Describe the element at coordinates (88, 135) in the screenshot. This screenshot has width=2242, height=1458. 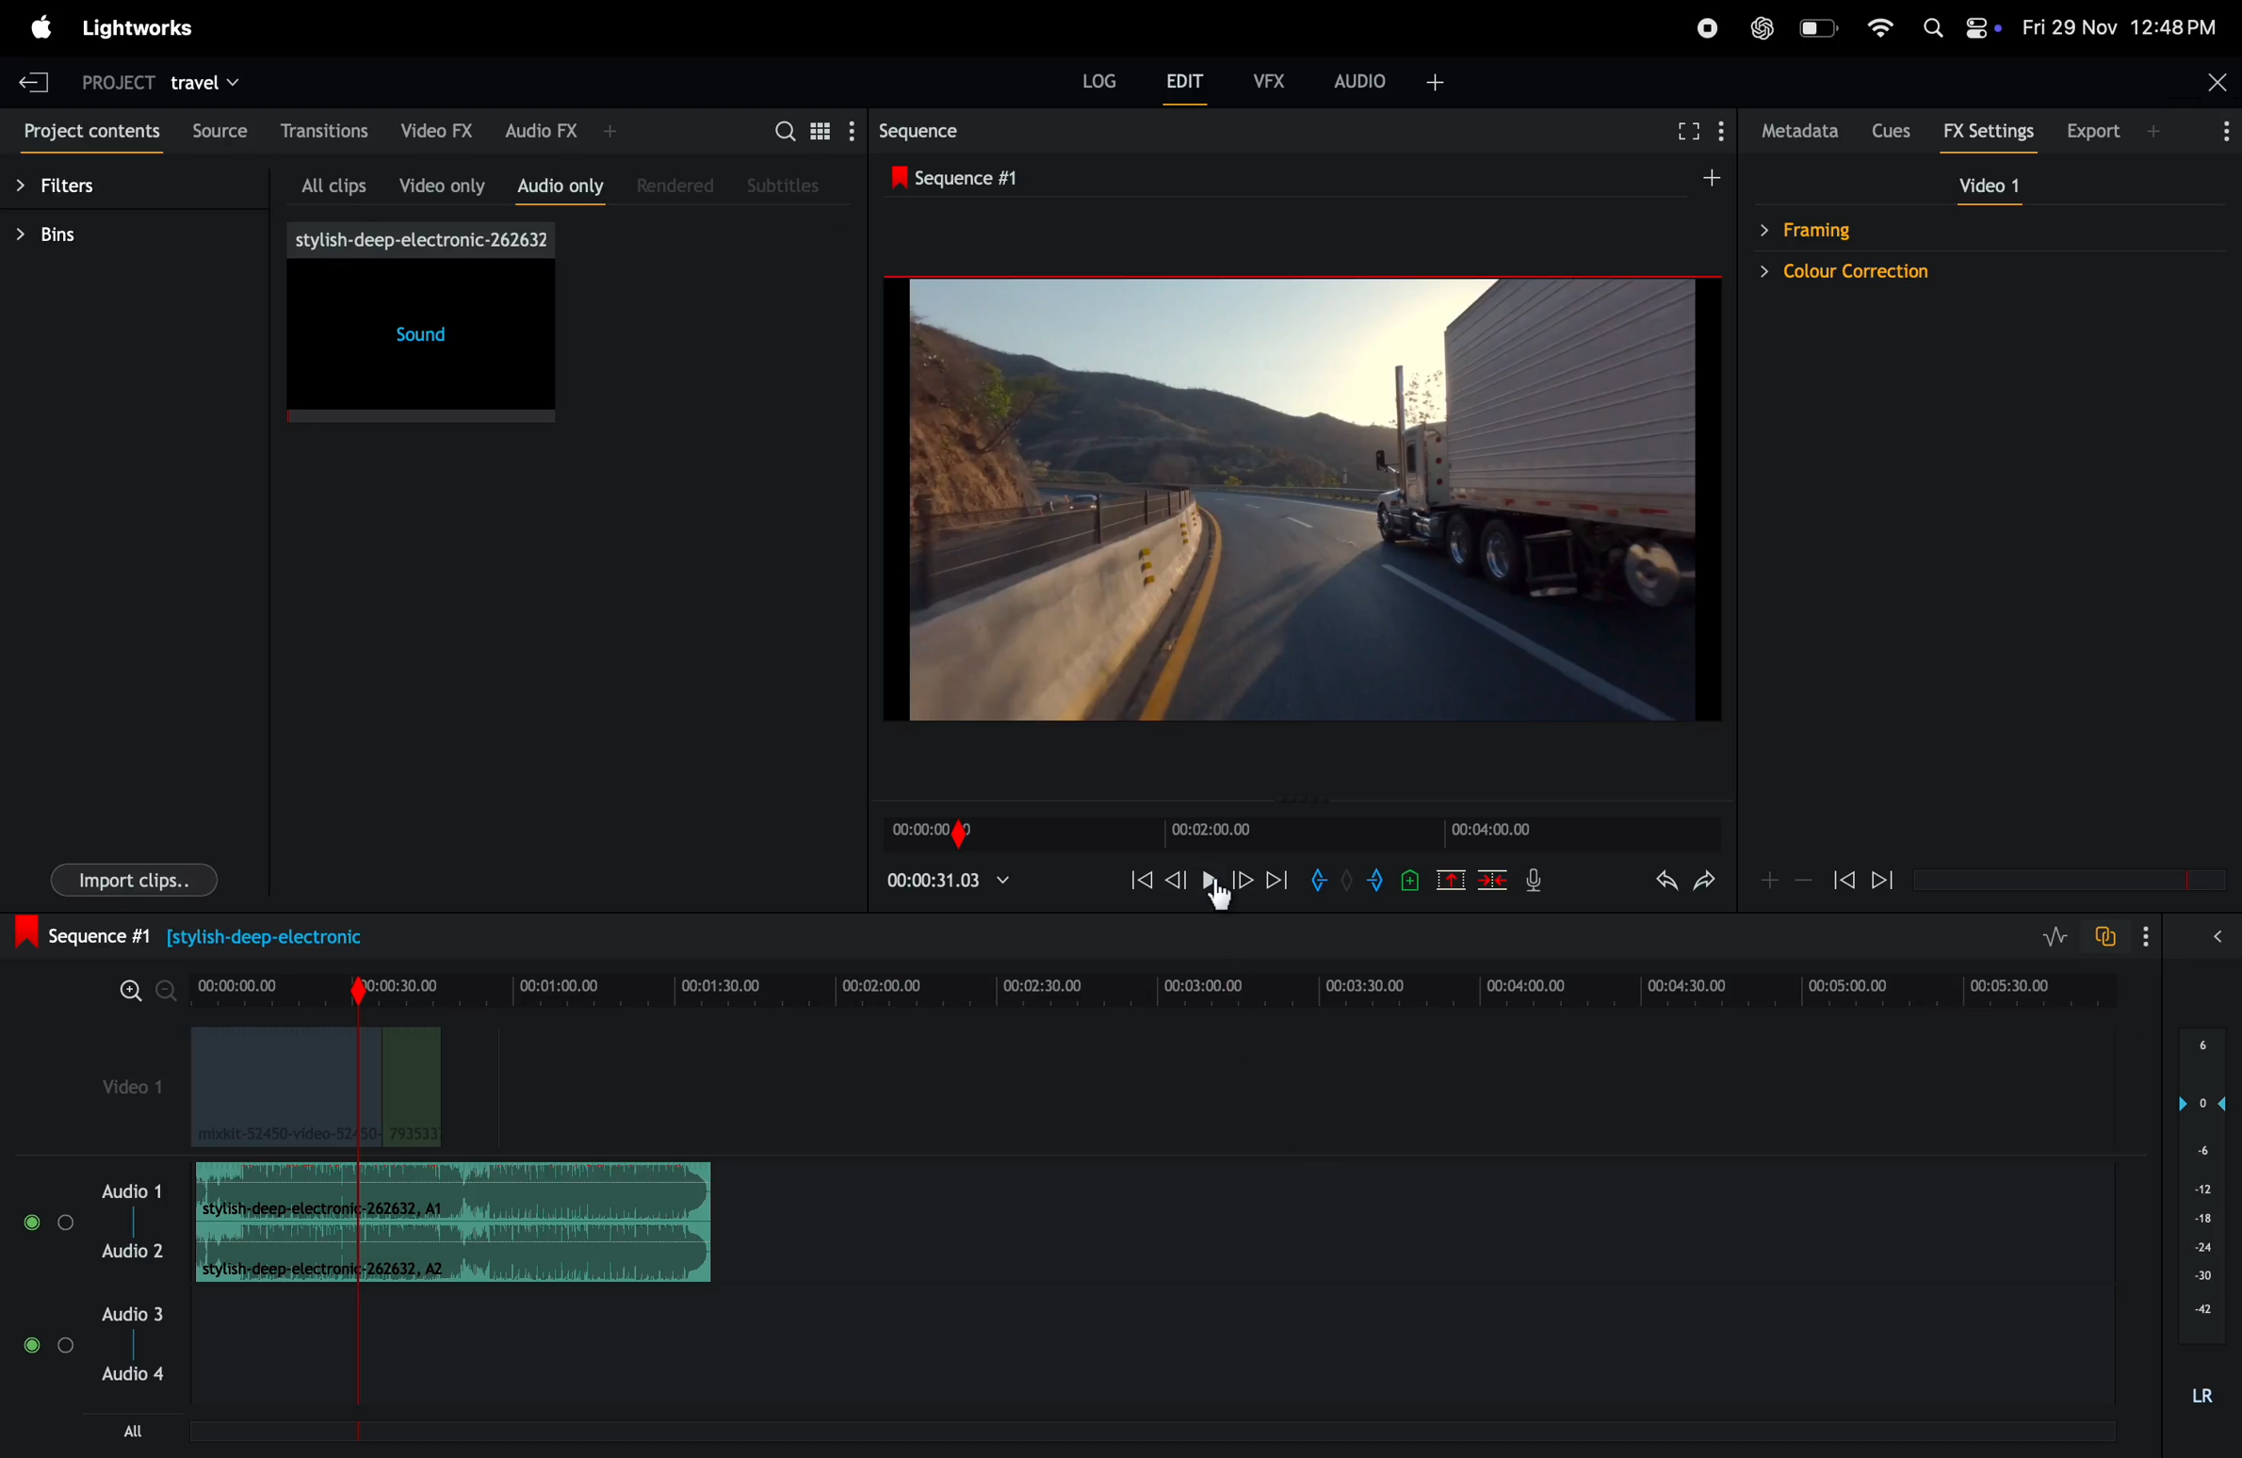
I see `project contents` at that location.